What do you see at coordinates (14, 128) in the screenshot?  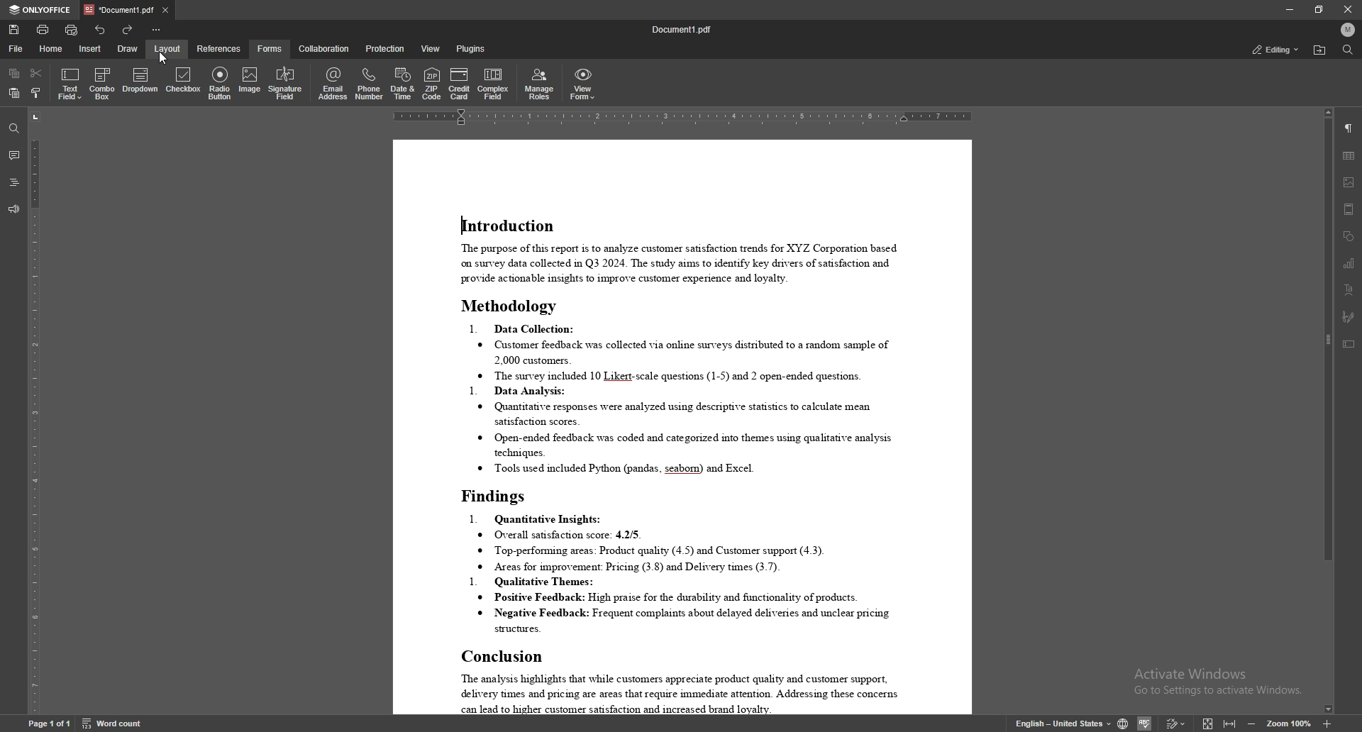 I see `find` at bounding box center [14, 128].